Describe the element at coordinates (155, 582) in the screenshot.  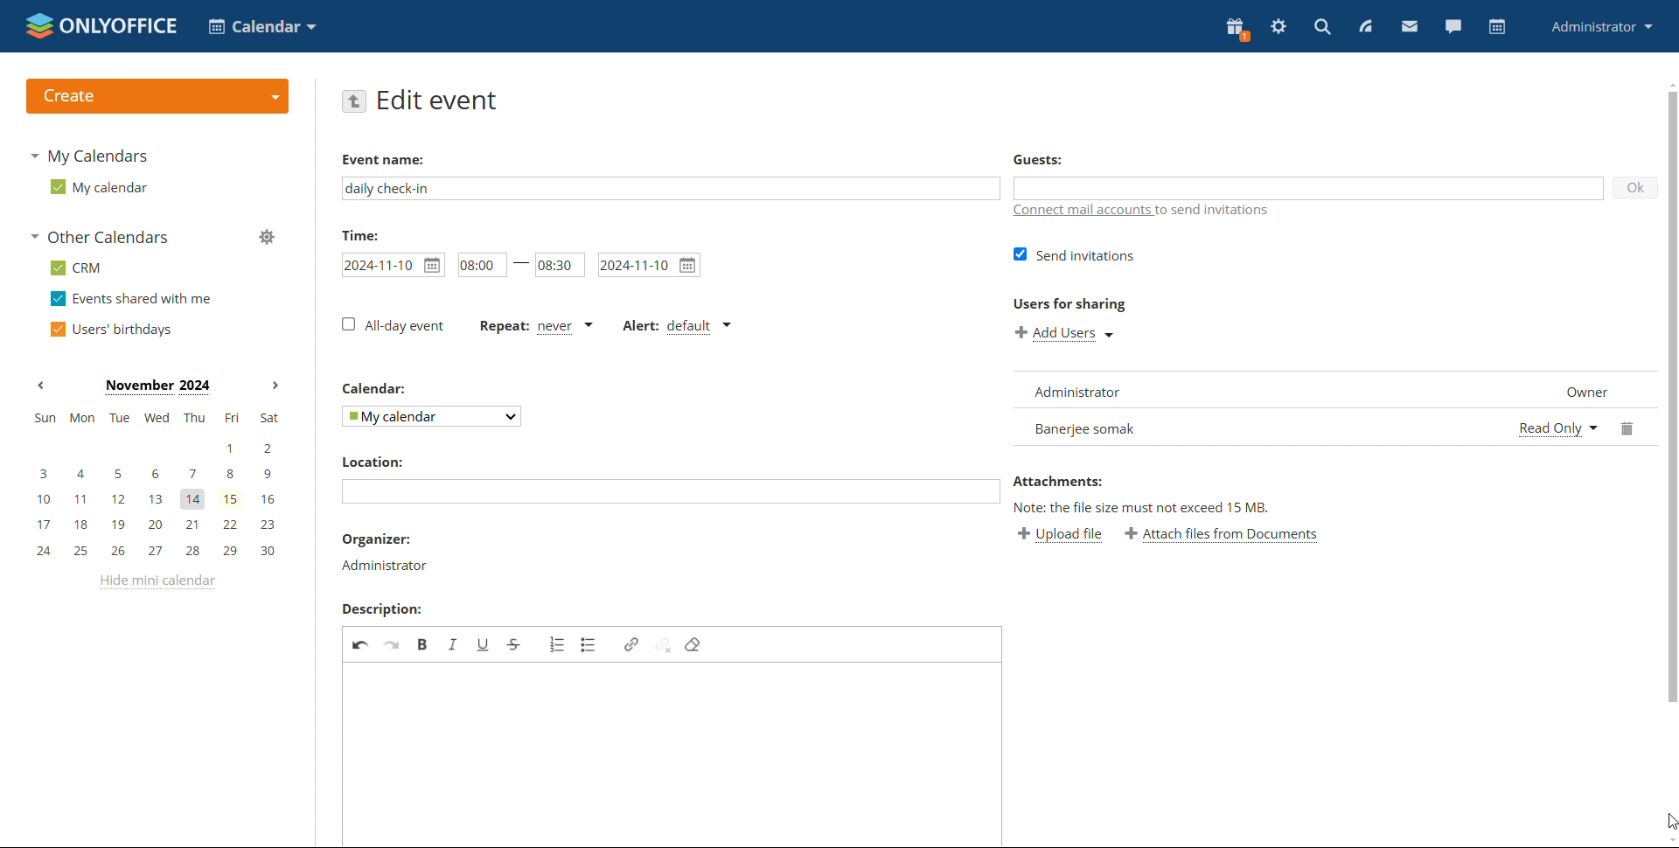
I see `hide mini calendar` at that location.